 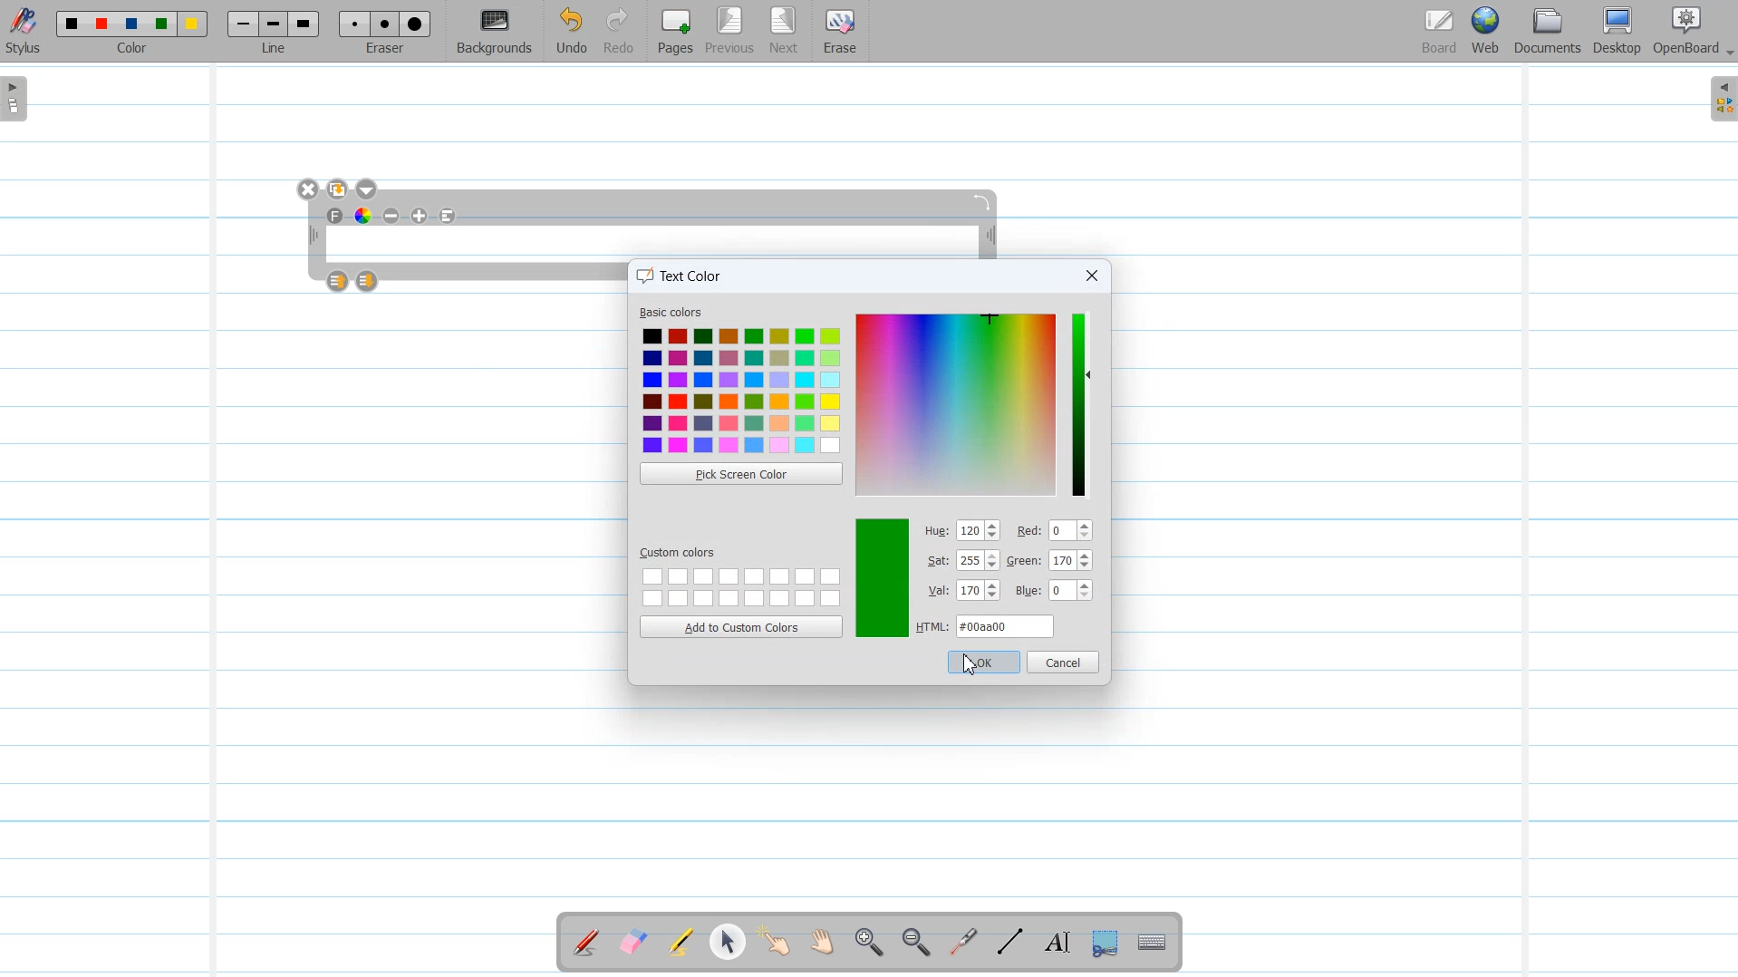 What do you see at coordinates (983, 200) in the screenshot?
I see `Rotate Text window` at bounding box center [983, 200].